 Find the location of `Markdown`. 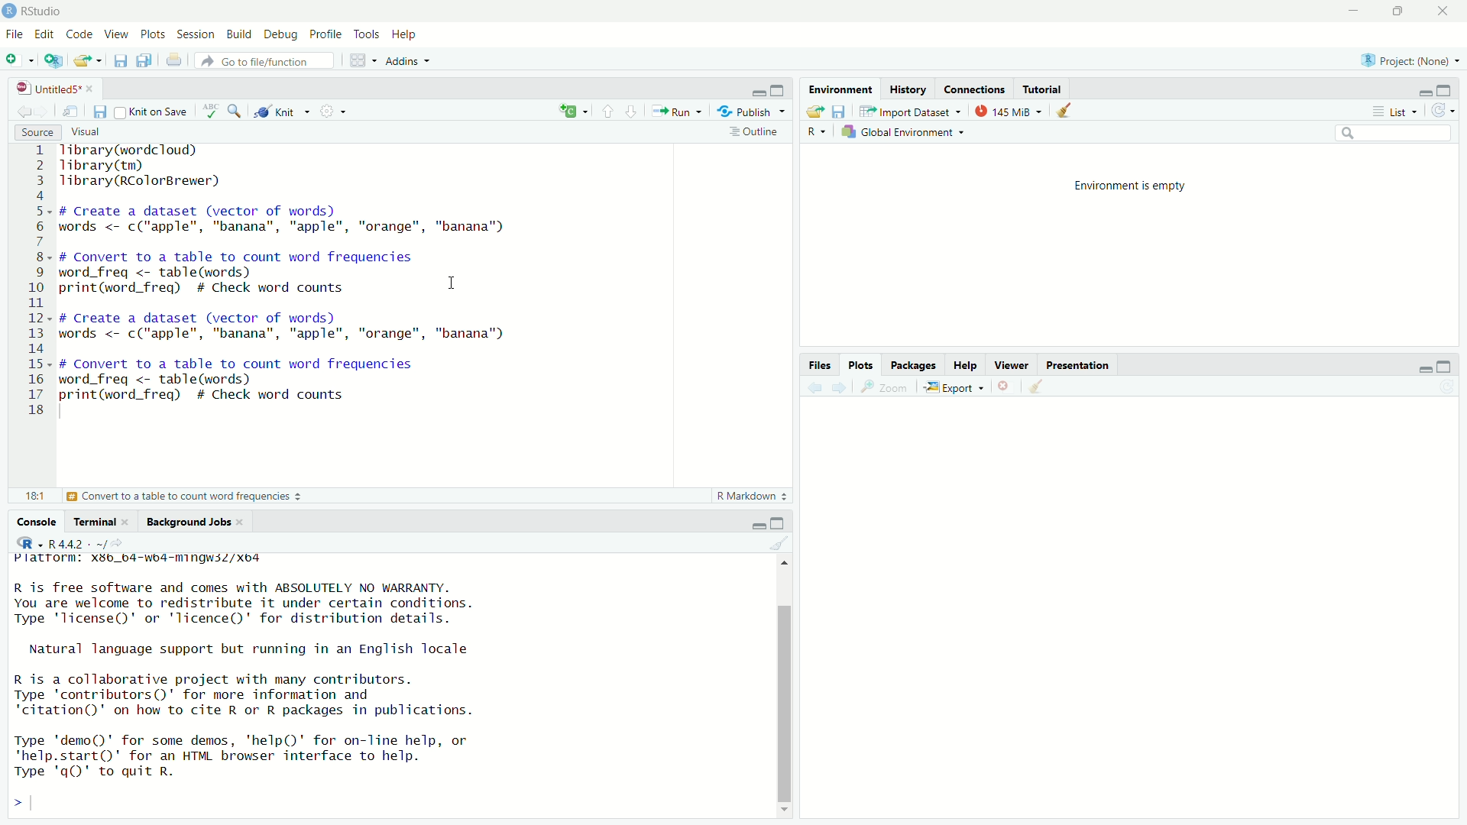

Markdown is located at coordinates (749, 497).